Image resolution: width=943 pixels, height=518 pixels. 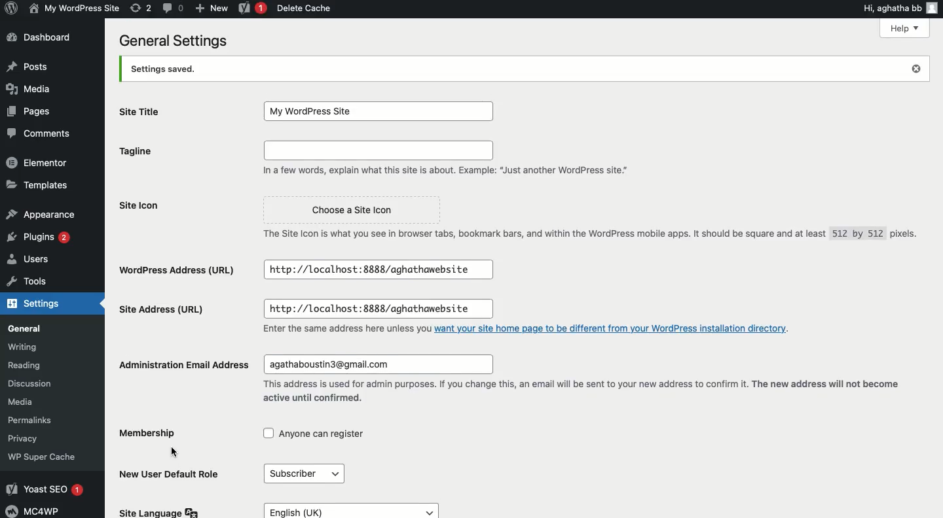 What do you see at coordinates (146, 114) in the screenshot?
I see `Site title` at bounding box center [146, 114].